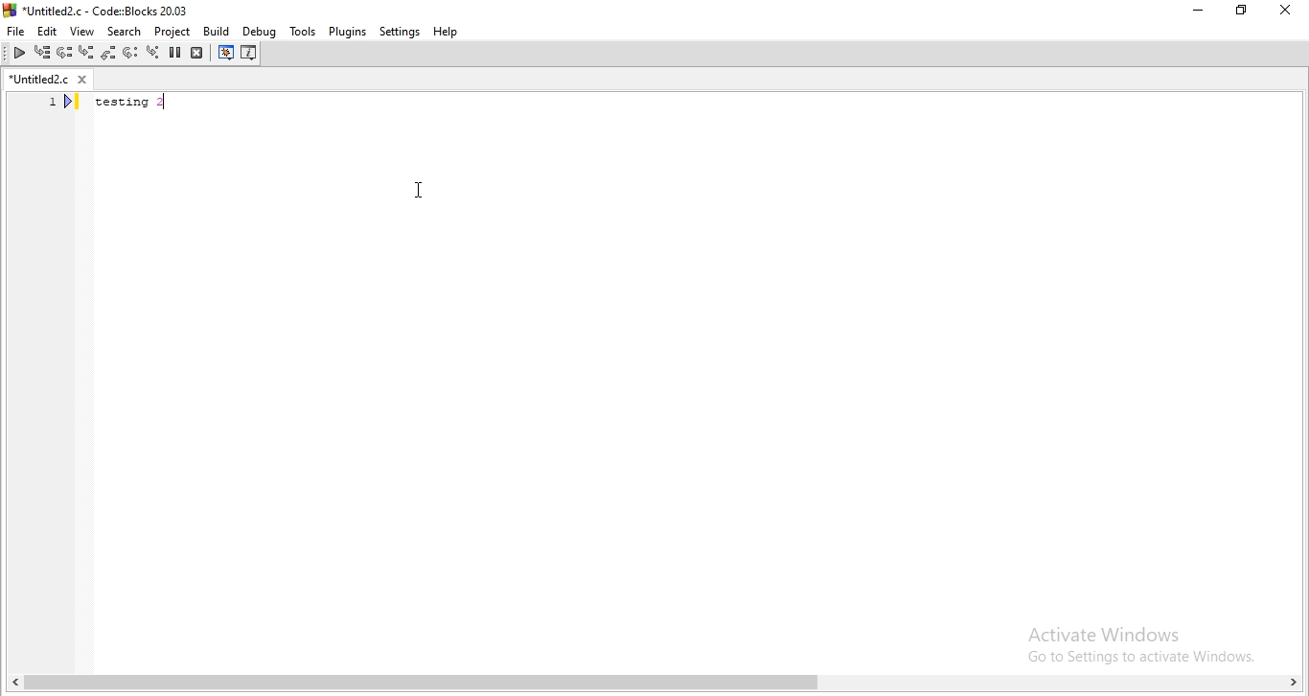 The height and width of the screenshot is (696, 1309). I want to click on Search , so click(121, 33).